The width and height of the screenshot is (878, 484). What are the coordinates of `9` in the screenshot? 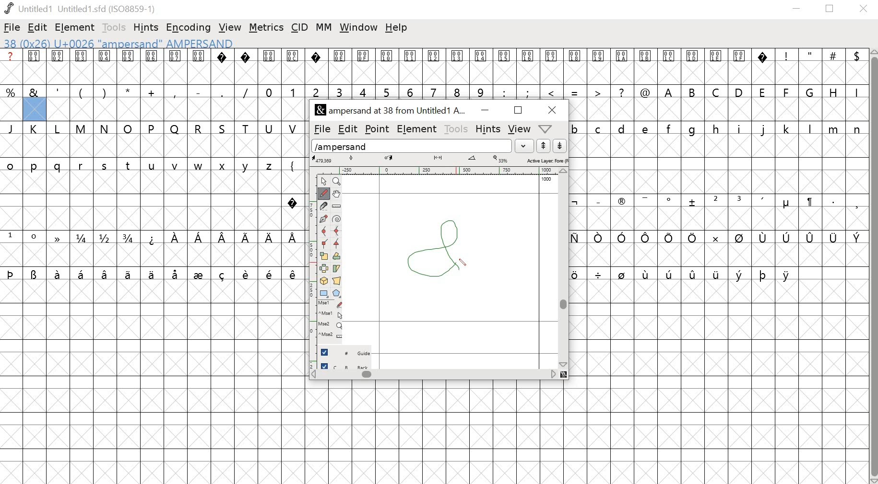 It's located at (480, 92).